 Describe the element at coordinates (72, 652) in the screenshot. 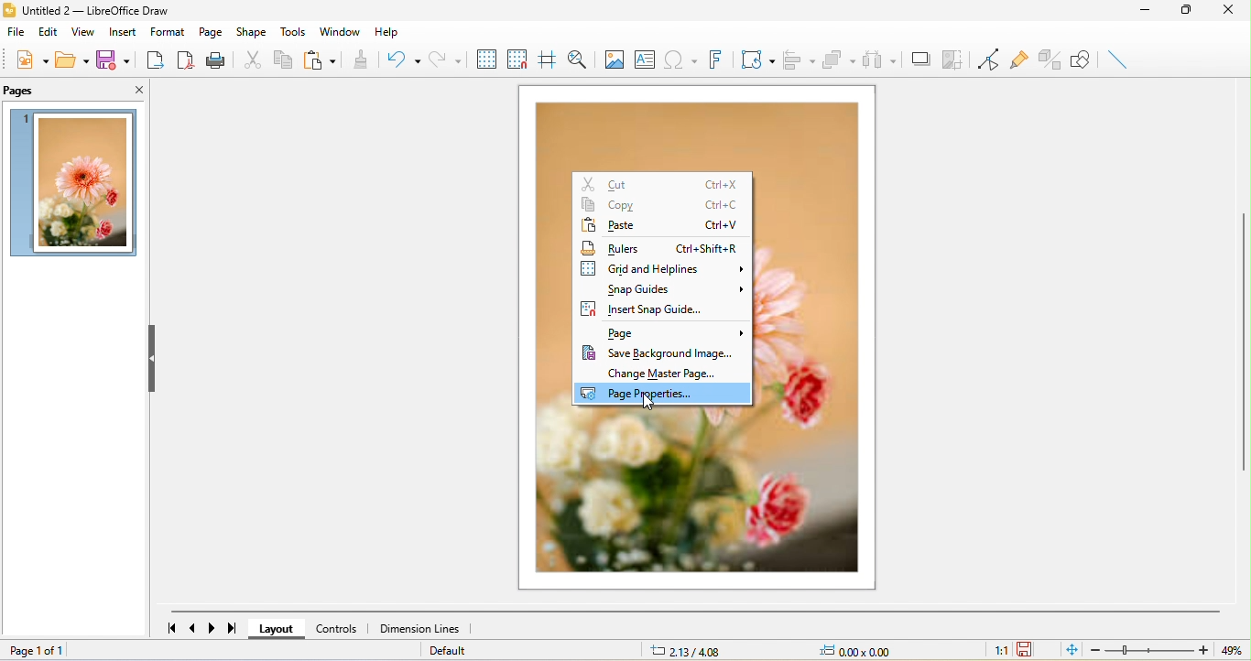

I see `page 1 of 1` at that location.